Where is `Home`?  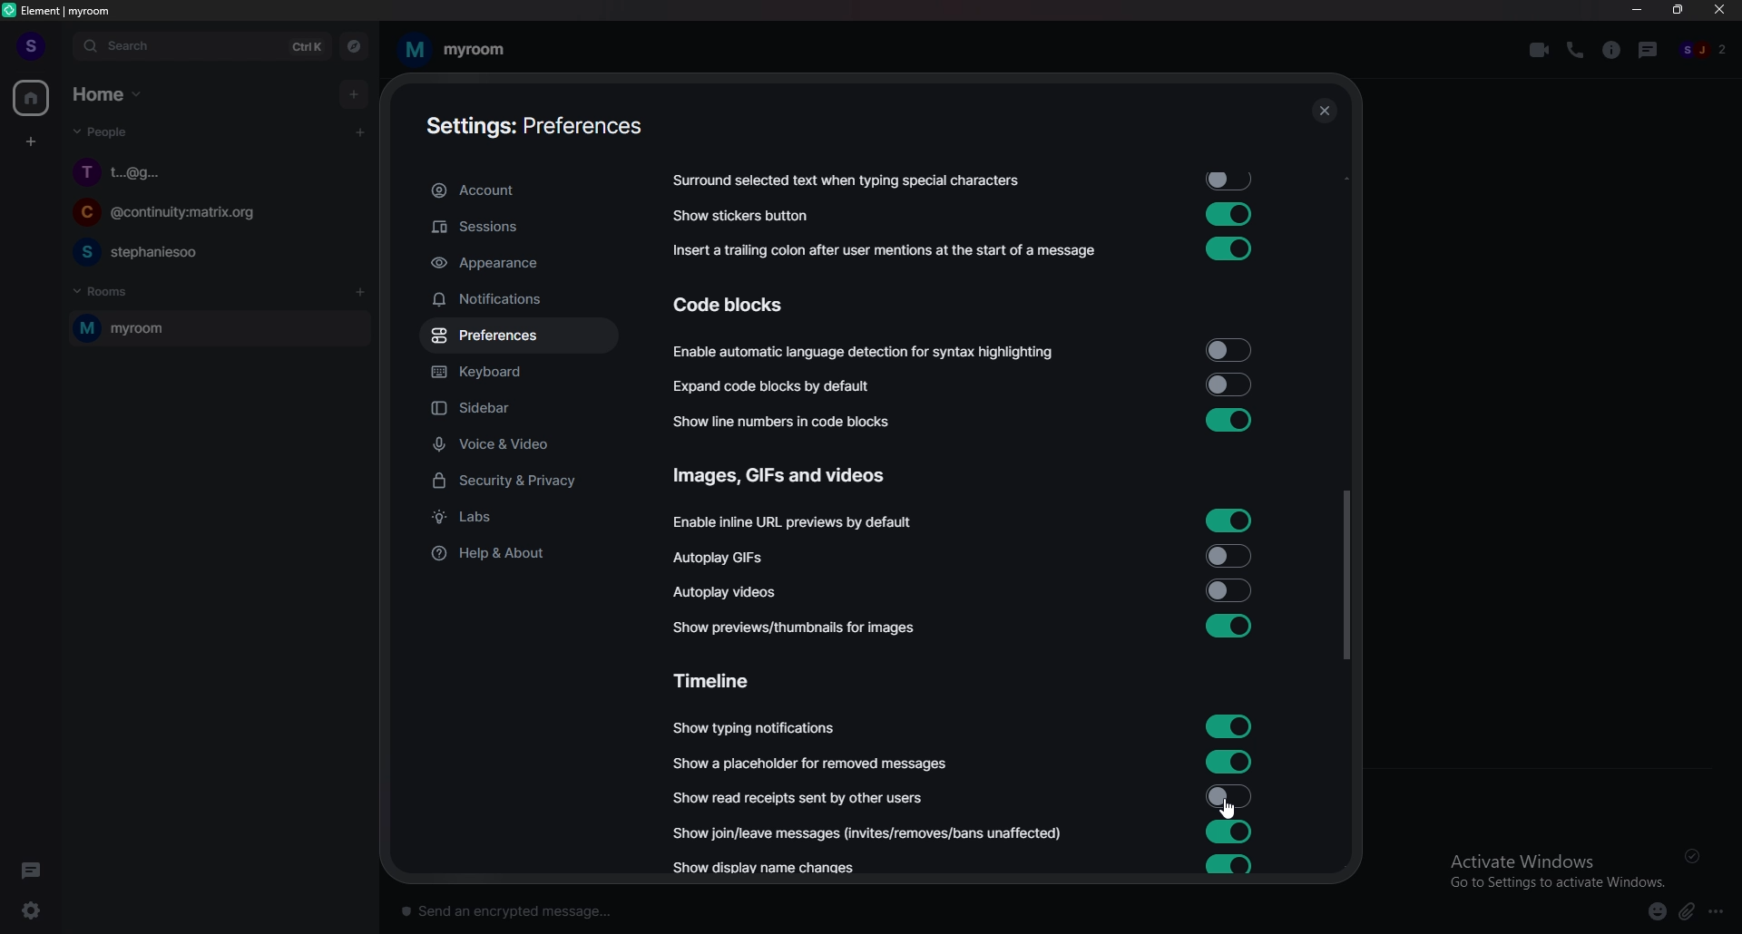
Home is located at coordinates (111, 92).